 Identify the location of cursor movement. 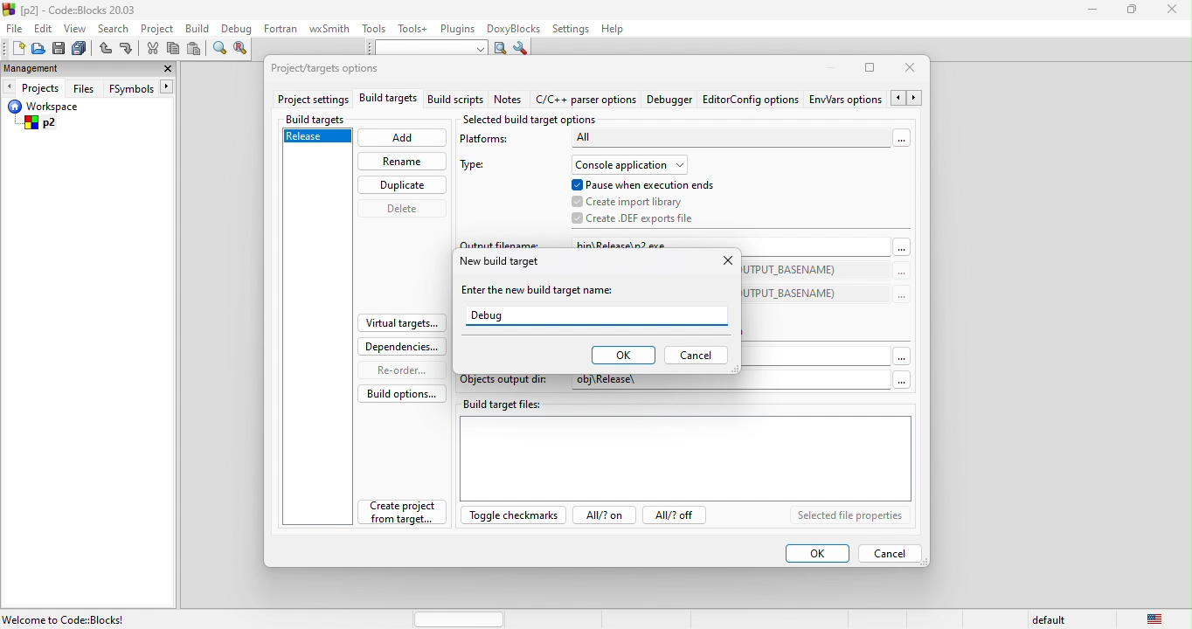
(390, 141).